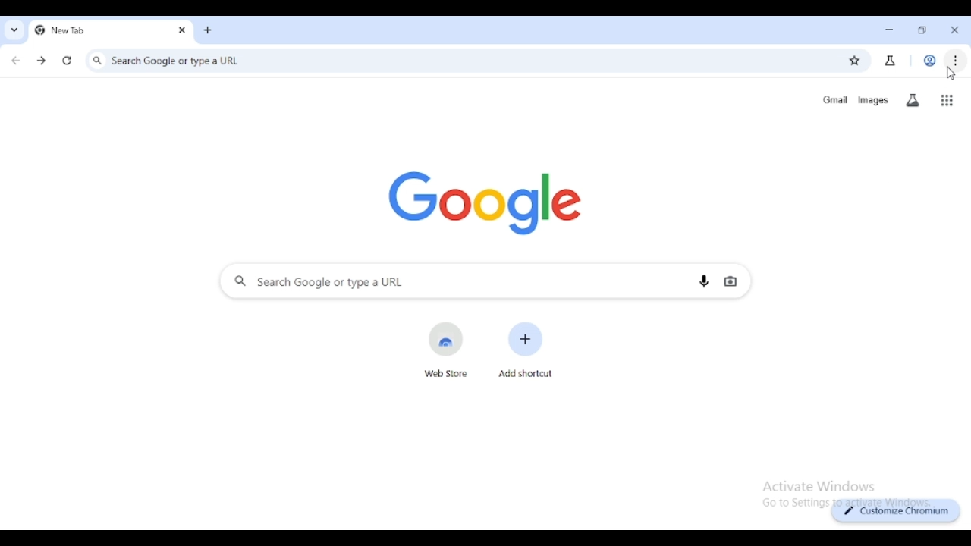 Image resolution: width=971 pixels, height=546 pixels. I want to click on chrome labs, so click(890, 61).